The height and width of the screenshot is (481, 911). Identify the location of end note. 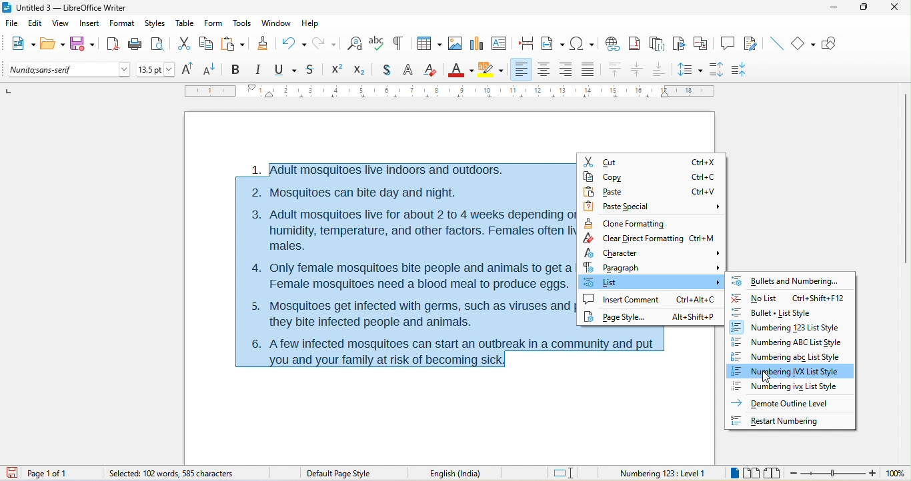
(656, 43).